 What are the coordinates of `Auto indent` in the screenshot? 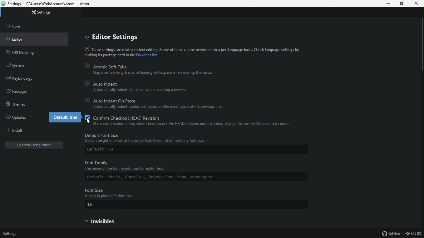 It's located at (138, 83).